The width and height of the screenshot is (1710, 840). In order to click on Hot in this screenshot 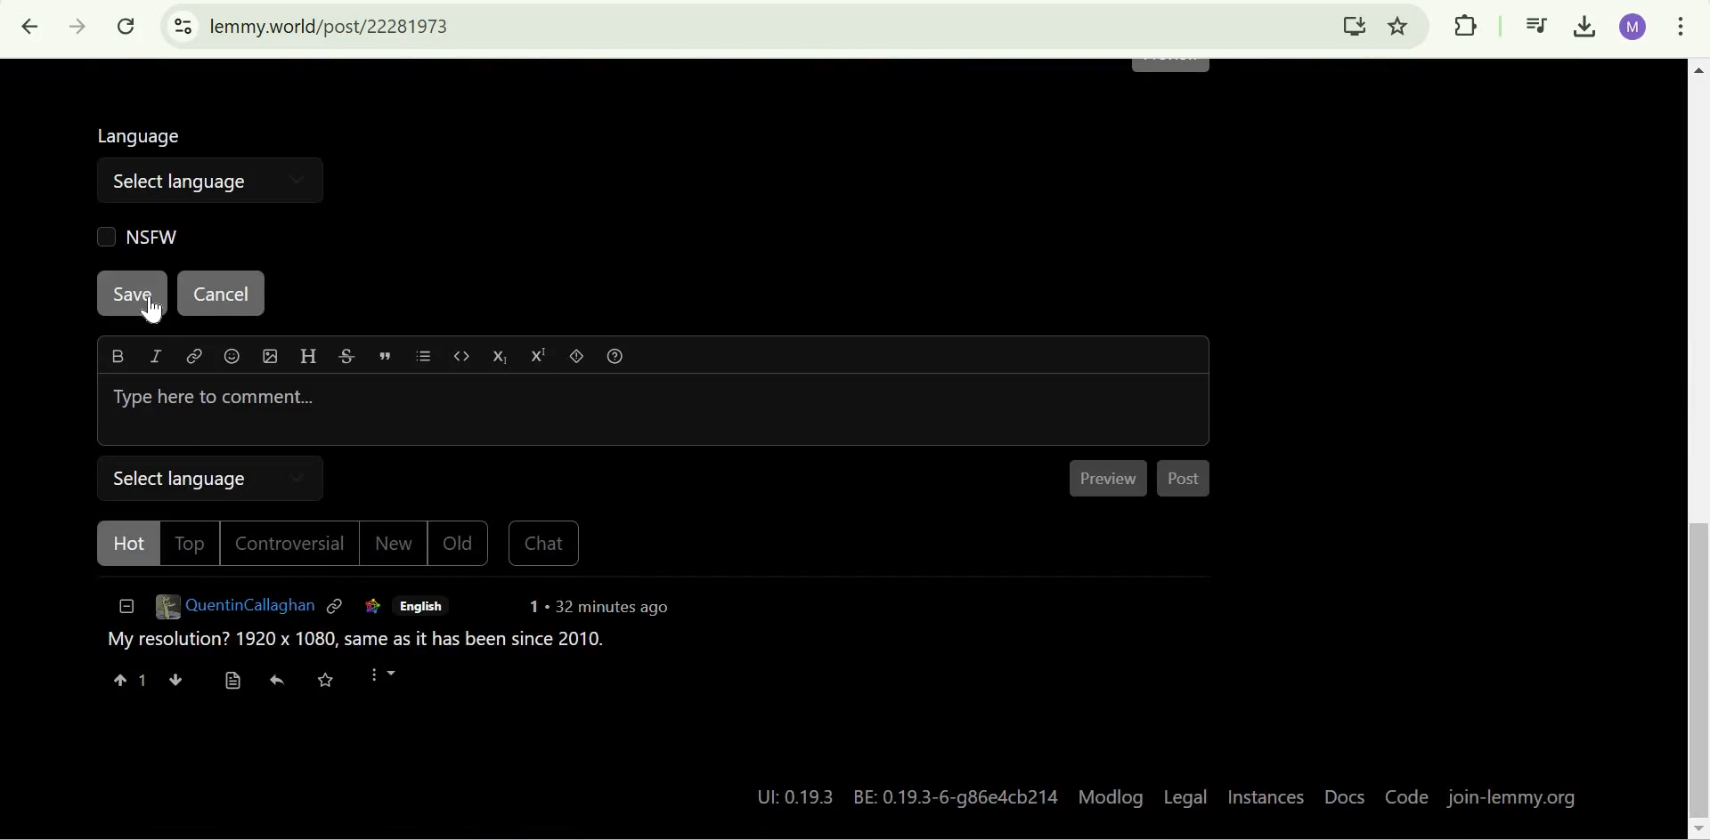, I will do `click(122, 545)`.